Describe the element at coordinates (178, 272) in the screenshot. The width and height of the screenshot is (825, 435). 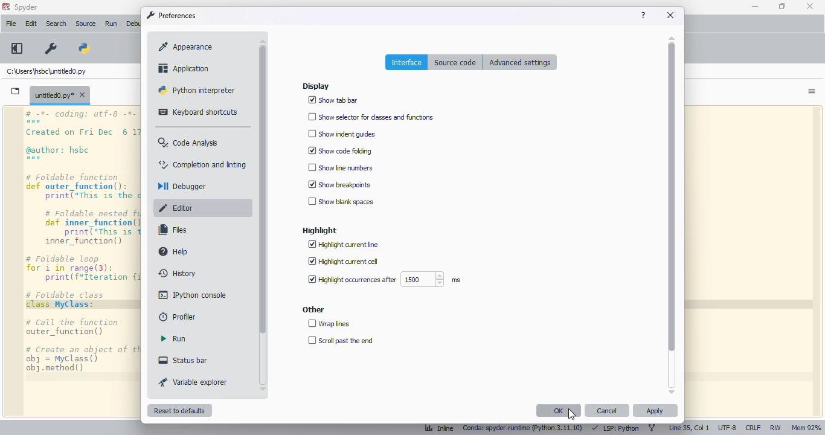
I see `history` at that location.